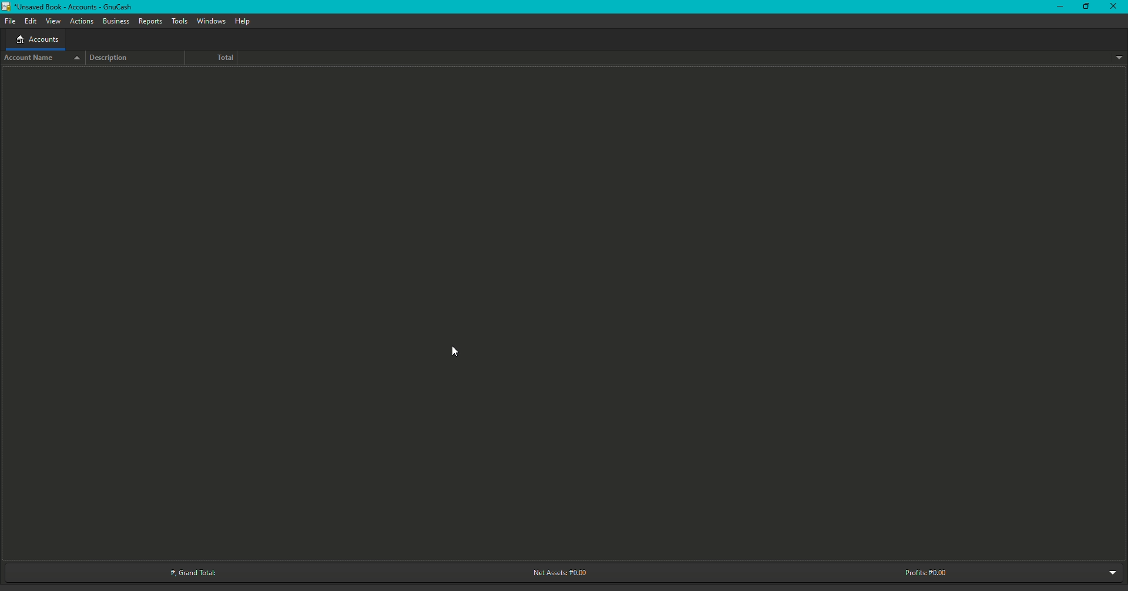 The height and width of the screenshot is (591, 1128). Describe the element at coordinates (219, 58) in the screenshot. I see `Total` at that location.